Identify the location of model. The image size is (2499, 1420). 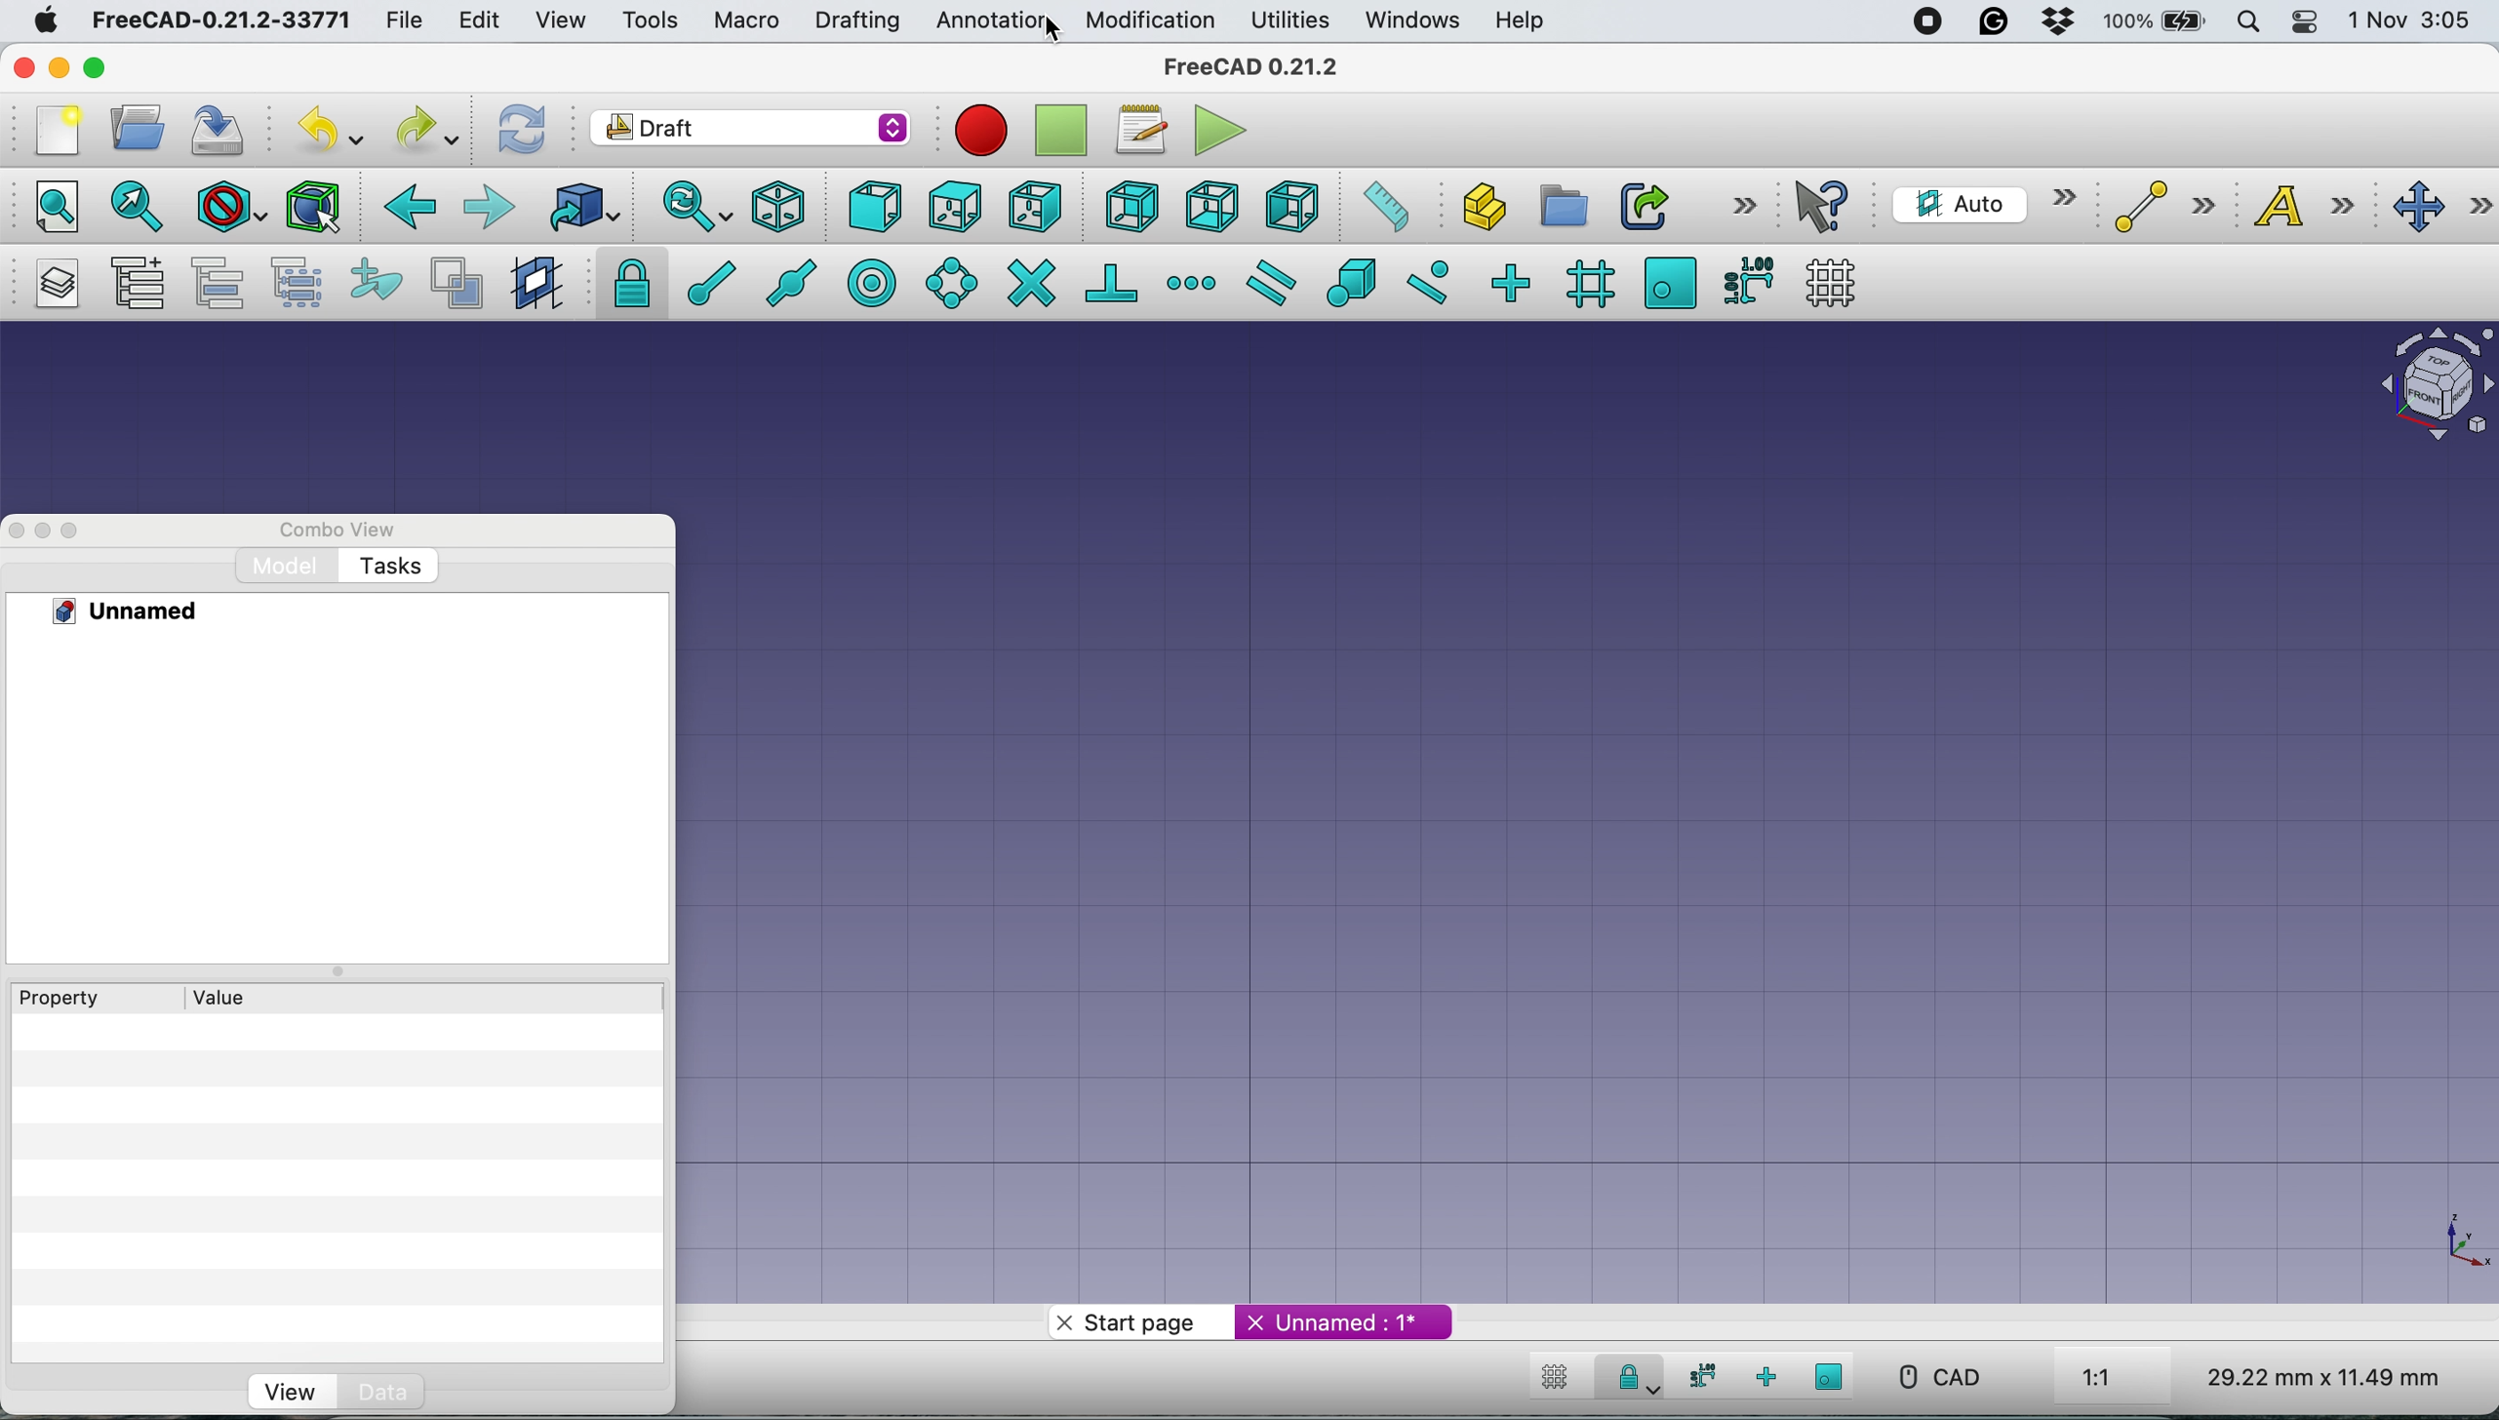
(282, 565).